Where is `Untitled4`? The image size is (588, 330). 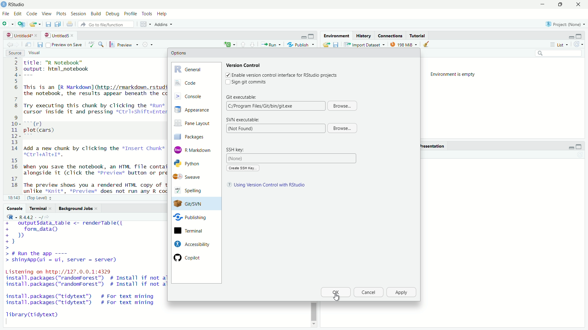
Untitled4 is located at coordinates (17, 35).